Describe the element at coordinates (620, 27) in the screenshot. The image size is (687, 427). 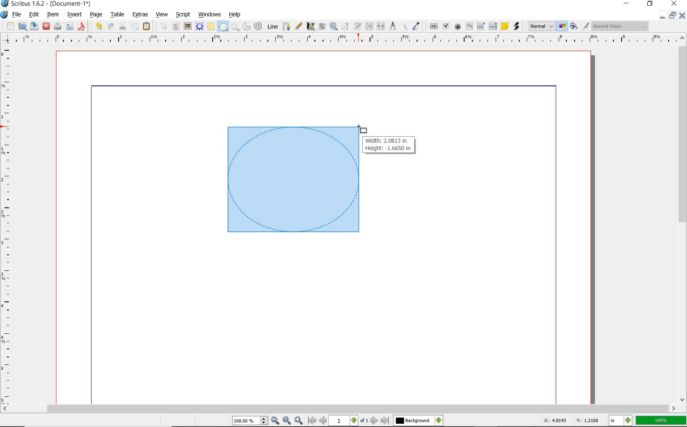
I see `visual appearance of the display` at that location.